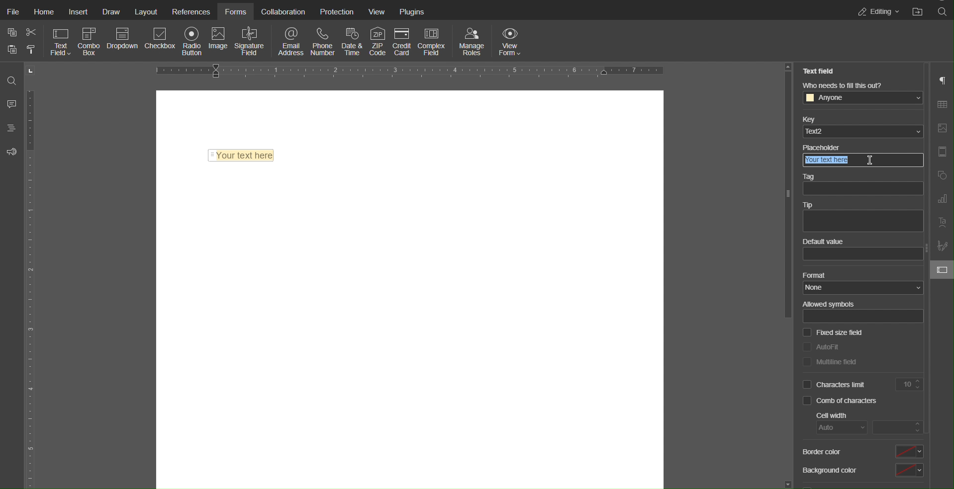 The width and height of the screenshot is (954, 489). What do you see at coordinates (412, 12) in the screenshot?
I see `Plugins` at bounding box center [412, 12].